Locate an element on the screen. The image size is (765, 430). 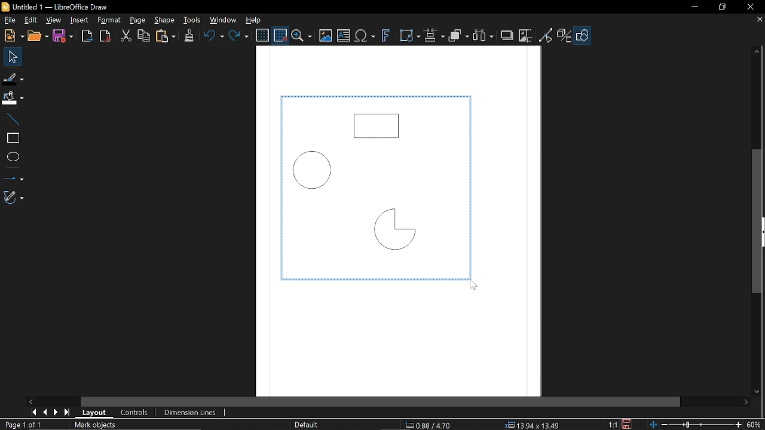
Dimension lines is located at coordinates (191, 413).